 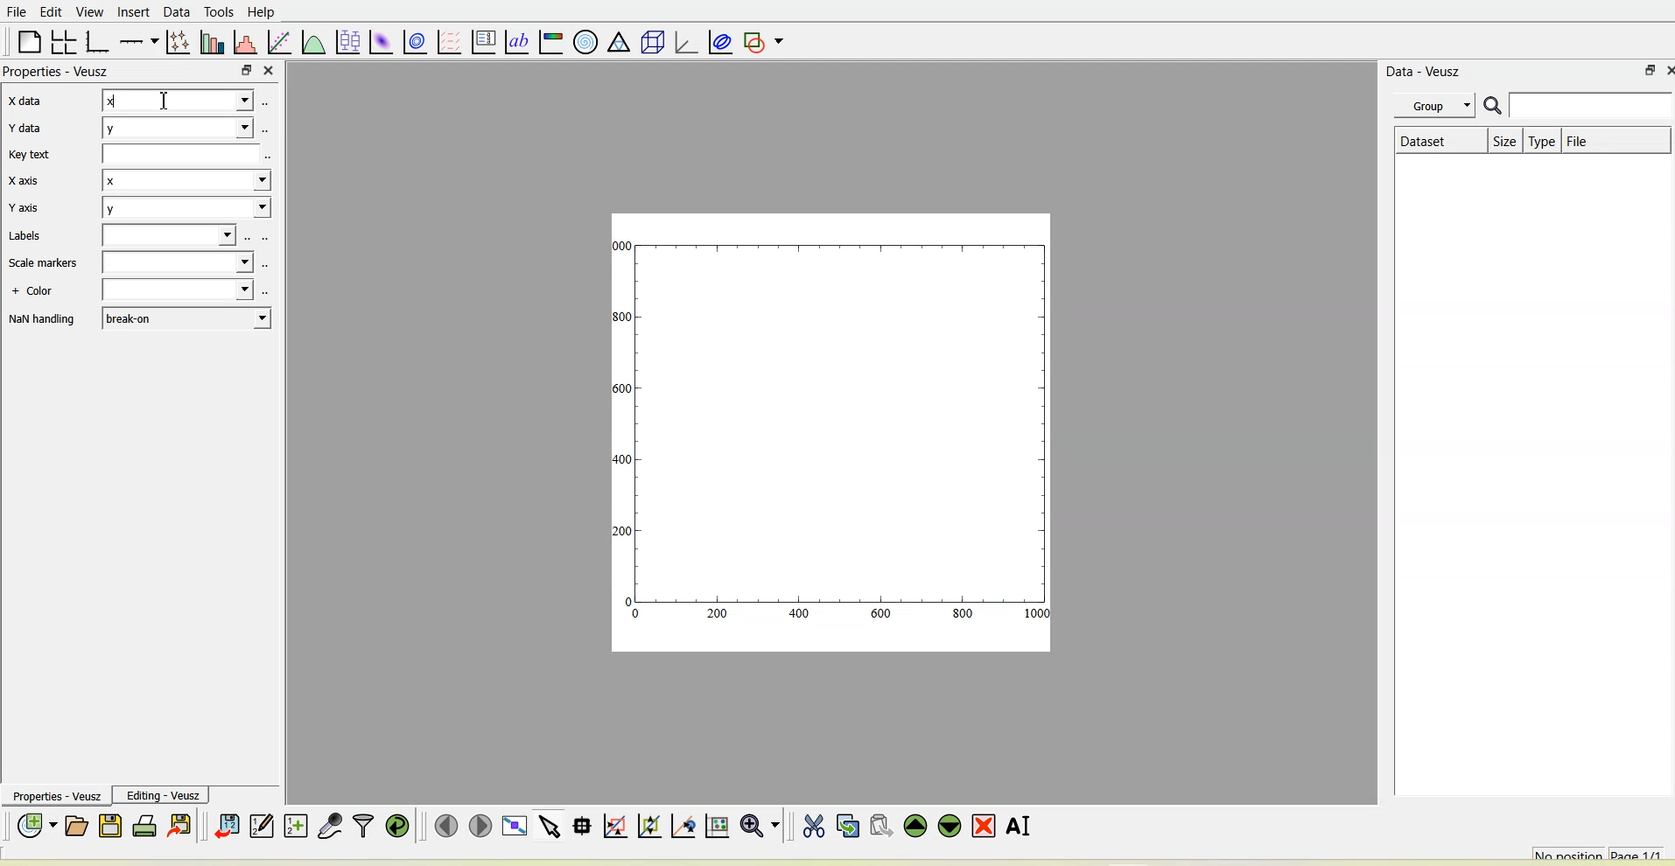 I want to click on Move to the next page, so click(x=480, y=825).